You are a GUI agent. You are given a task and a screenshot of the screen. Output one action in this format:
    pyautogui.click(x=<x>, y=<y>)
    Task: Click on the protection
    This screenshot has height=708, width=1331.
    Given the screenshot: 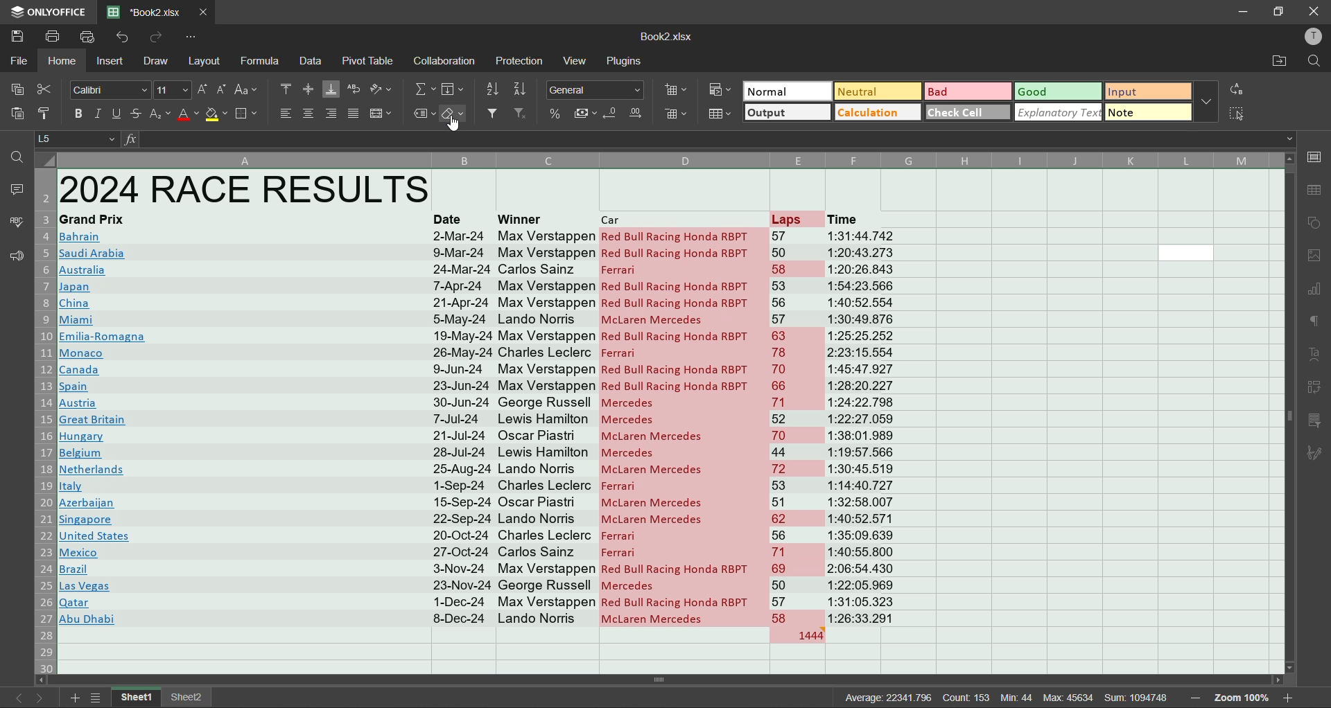 What is the action you would take?
    pyautogui.click(x=521, y=61)
    